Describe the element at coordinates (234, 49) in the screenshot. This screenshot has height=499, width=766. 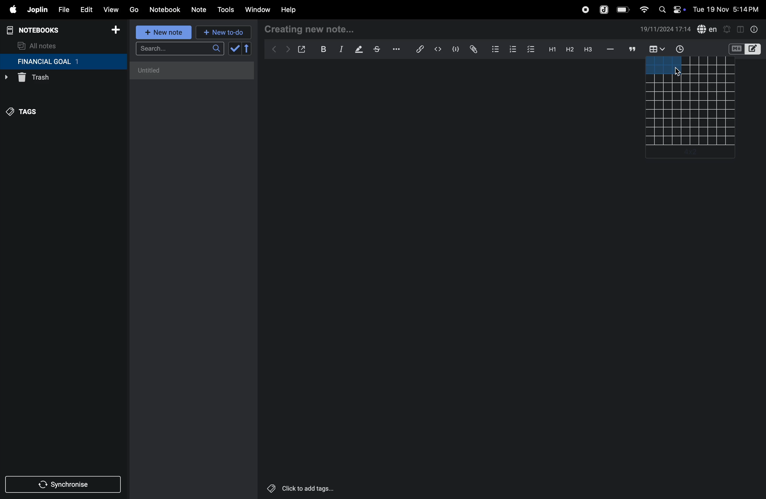
I see `check` at that location.